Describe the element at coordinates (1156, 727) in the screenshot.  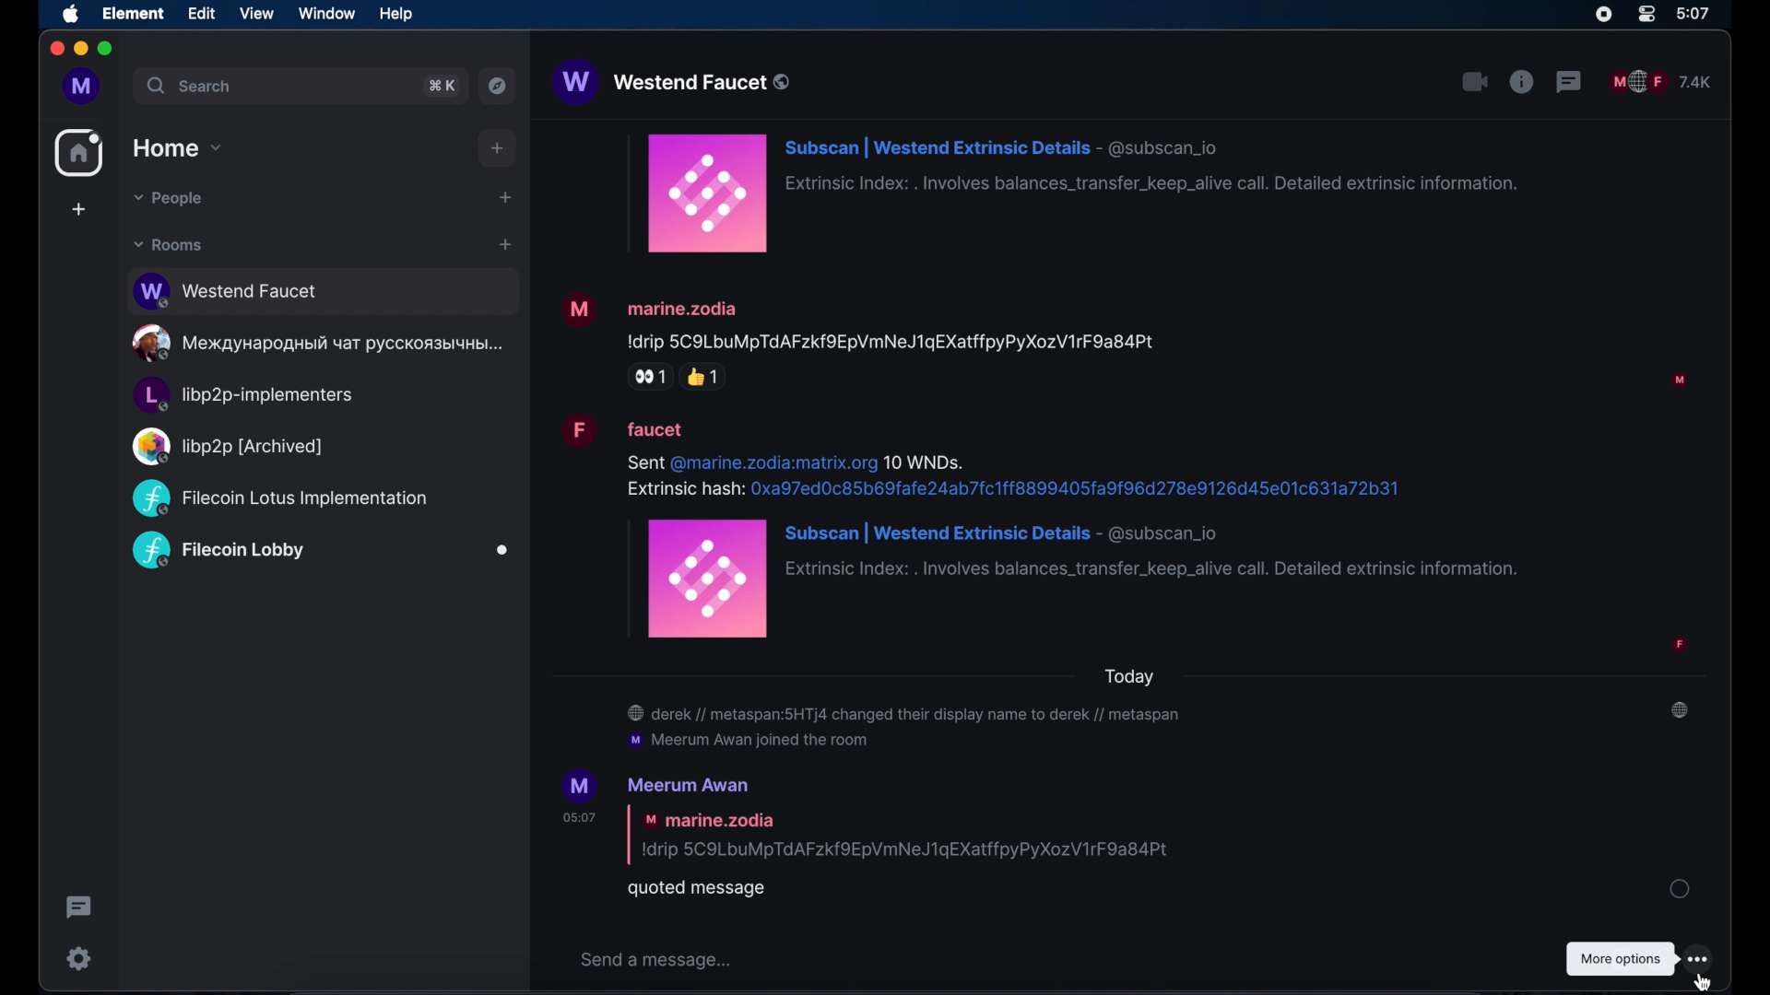
I see `room notifications` at that location.